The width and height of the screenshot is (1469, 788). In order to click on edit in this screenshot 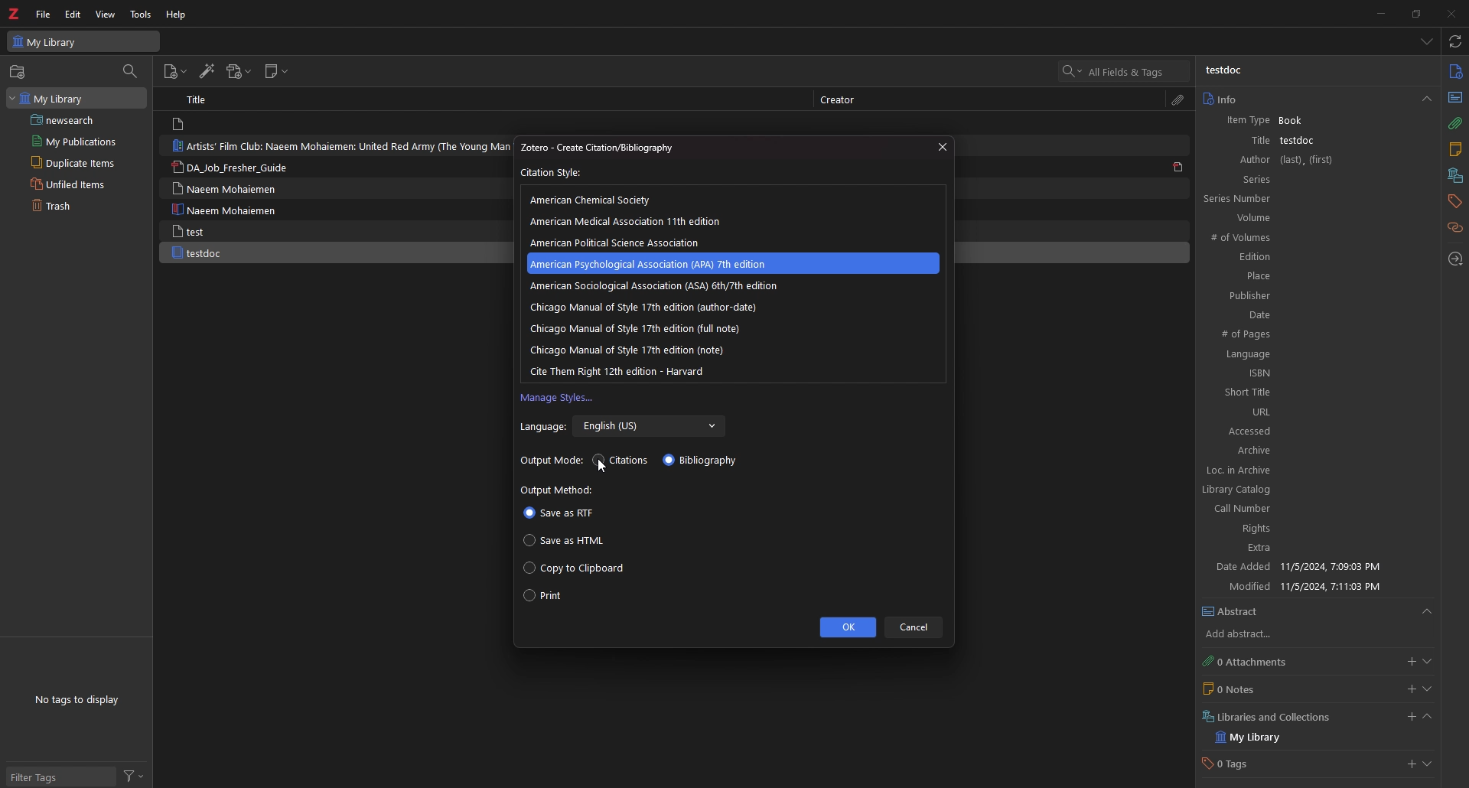, I will do `click(74, 14)`.